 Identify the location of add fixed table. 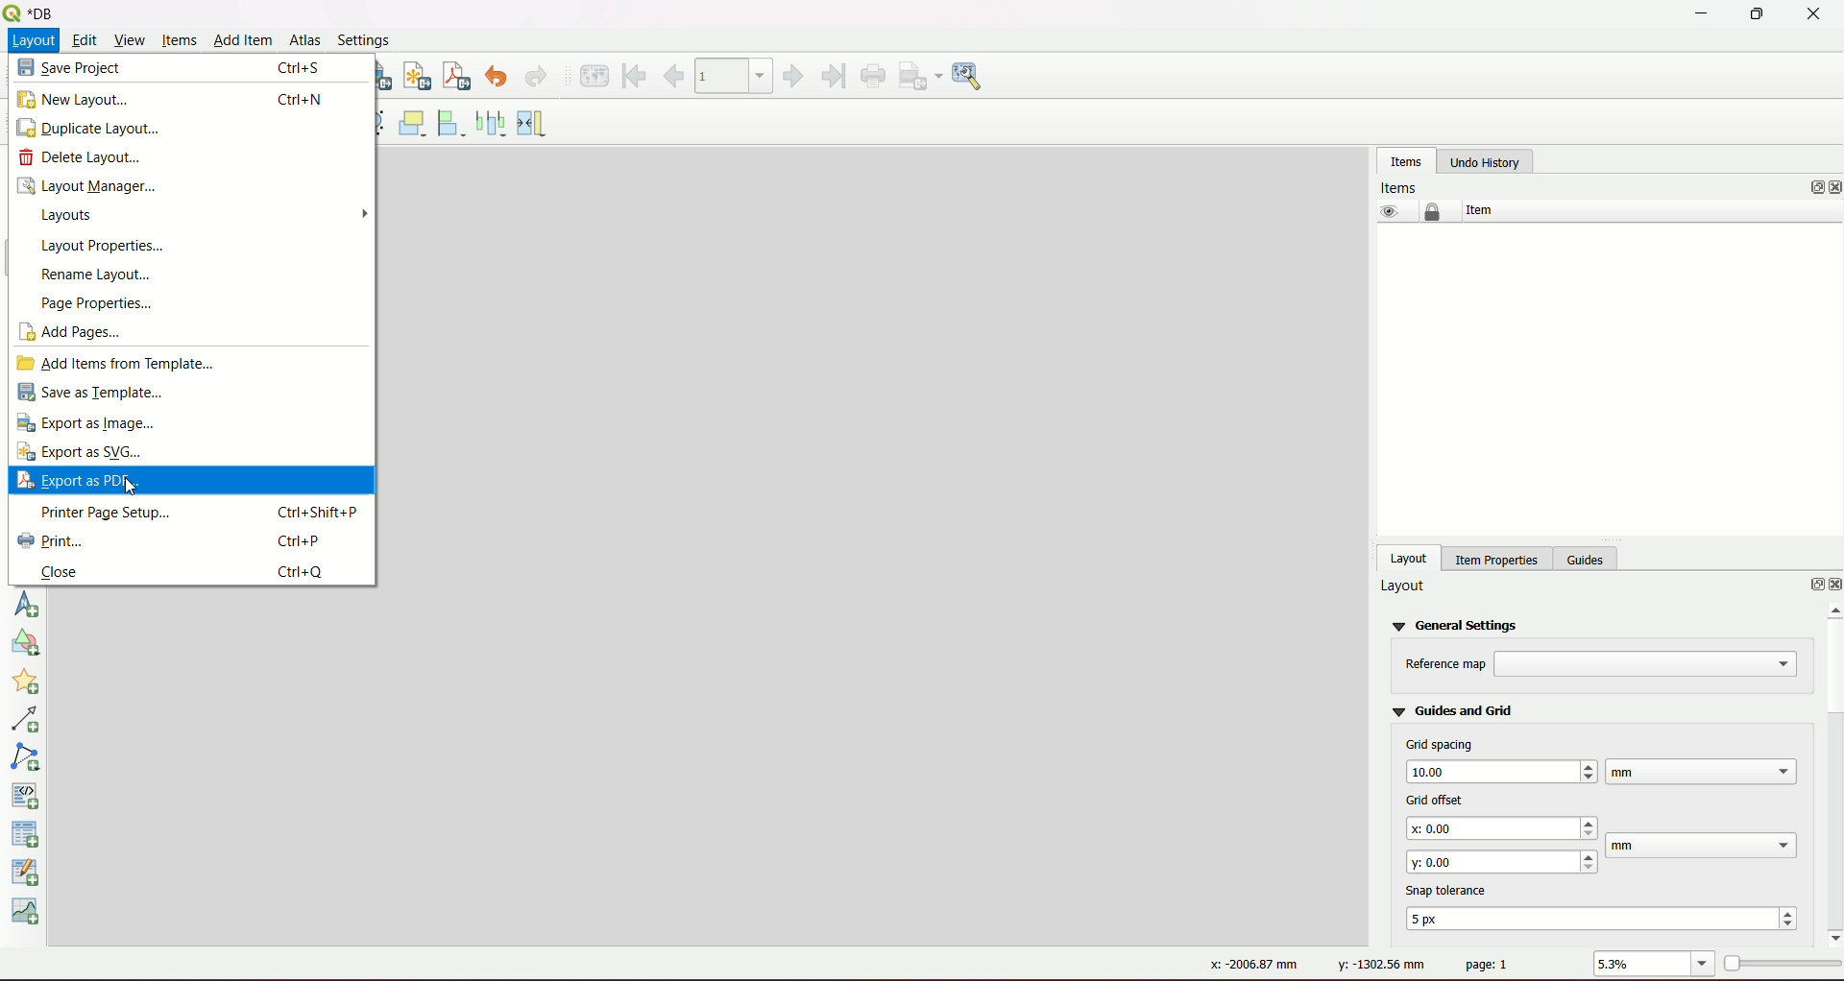
(28, 834).